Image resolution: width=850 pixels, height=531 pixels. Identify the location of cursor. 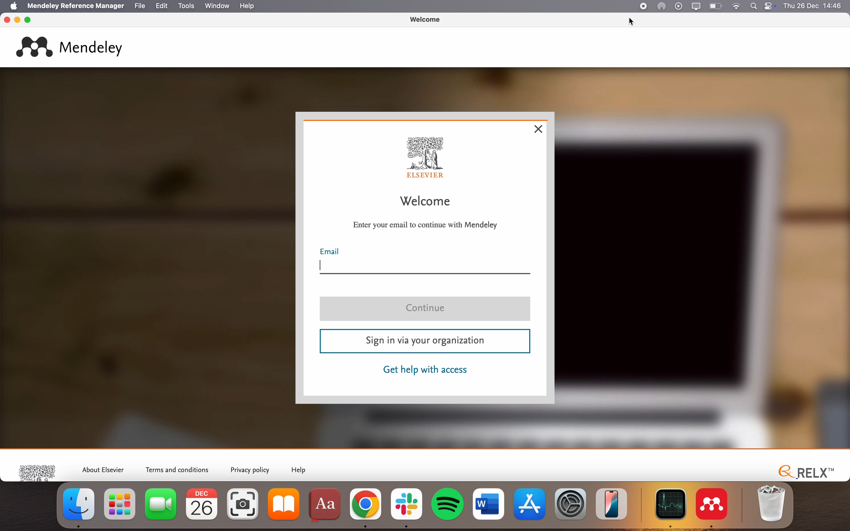
(629, 22).